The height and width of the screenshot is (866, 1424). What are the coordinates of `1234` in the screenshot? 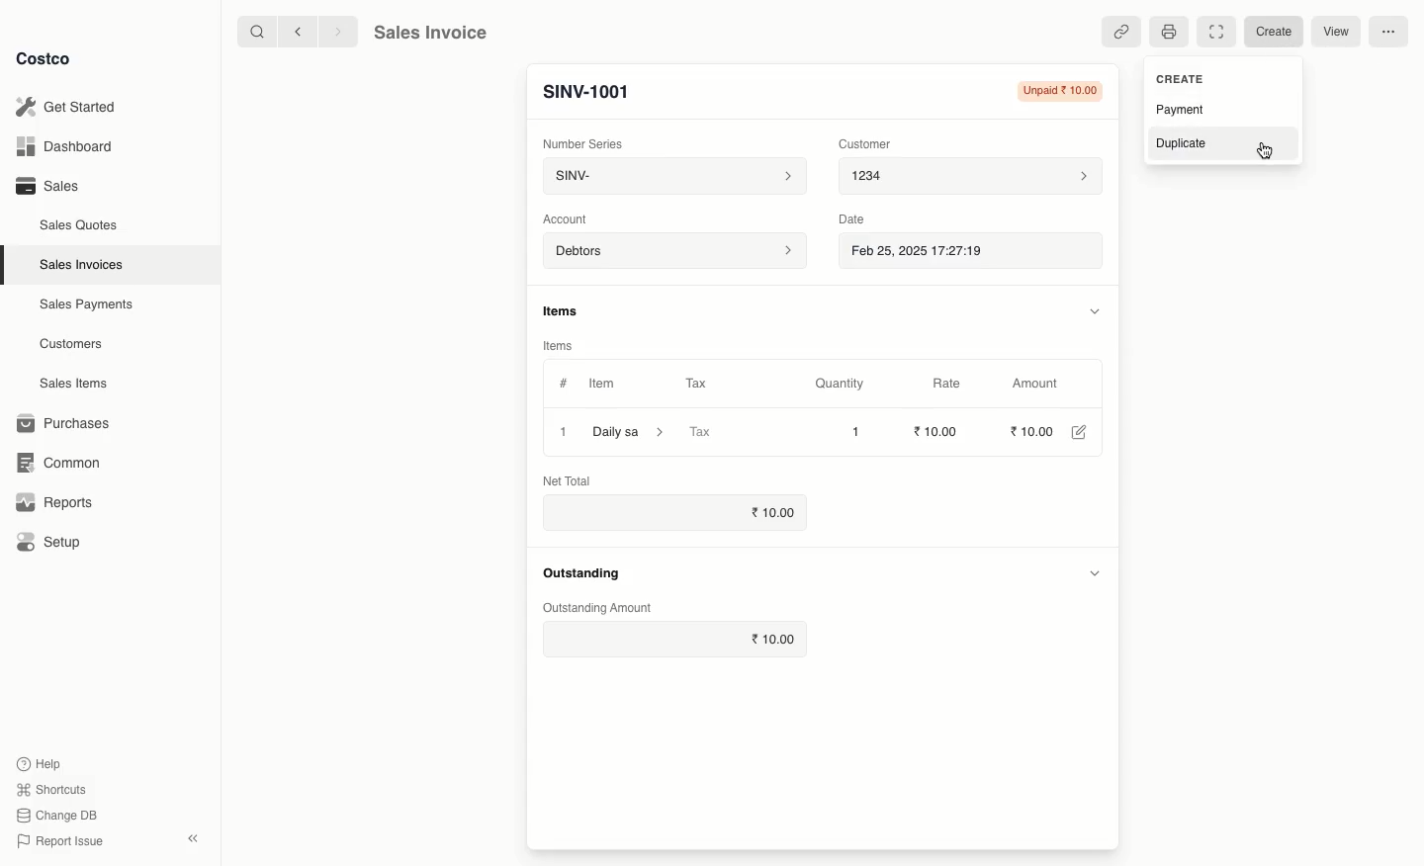 It's located at (972, 179).